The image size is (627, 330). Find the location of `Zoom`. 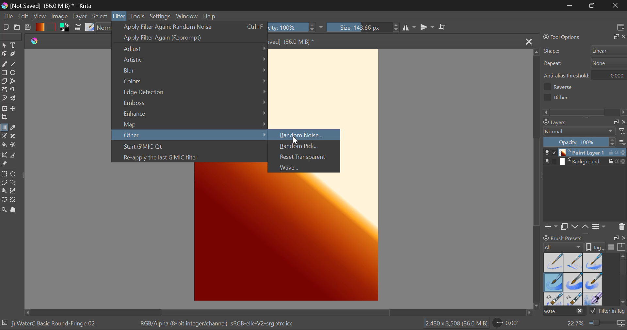

Zoom is located at coordinates (4, 210).